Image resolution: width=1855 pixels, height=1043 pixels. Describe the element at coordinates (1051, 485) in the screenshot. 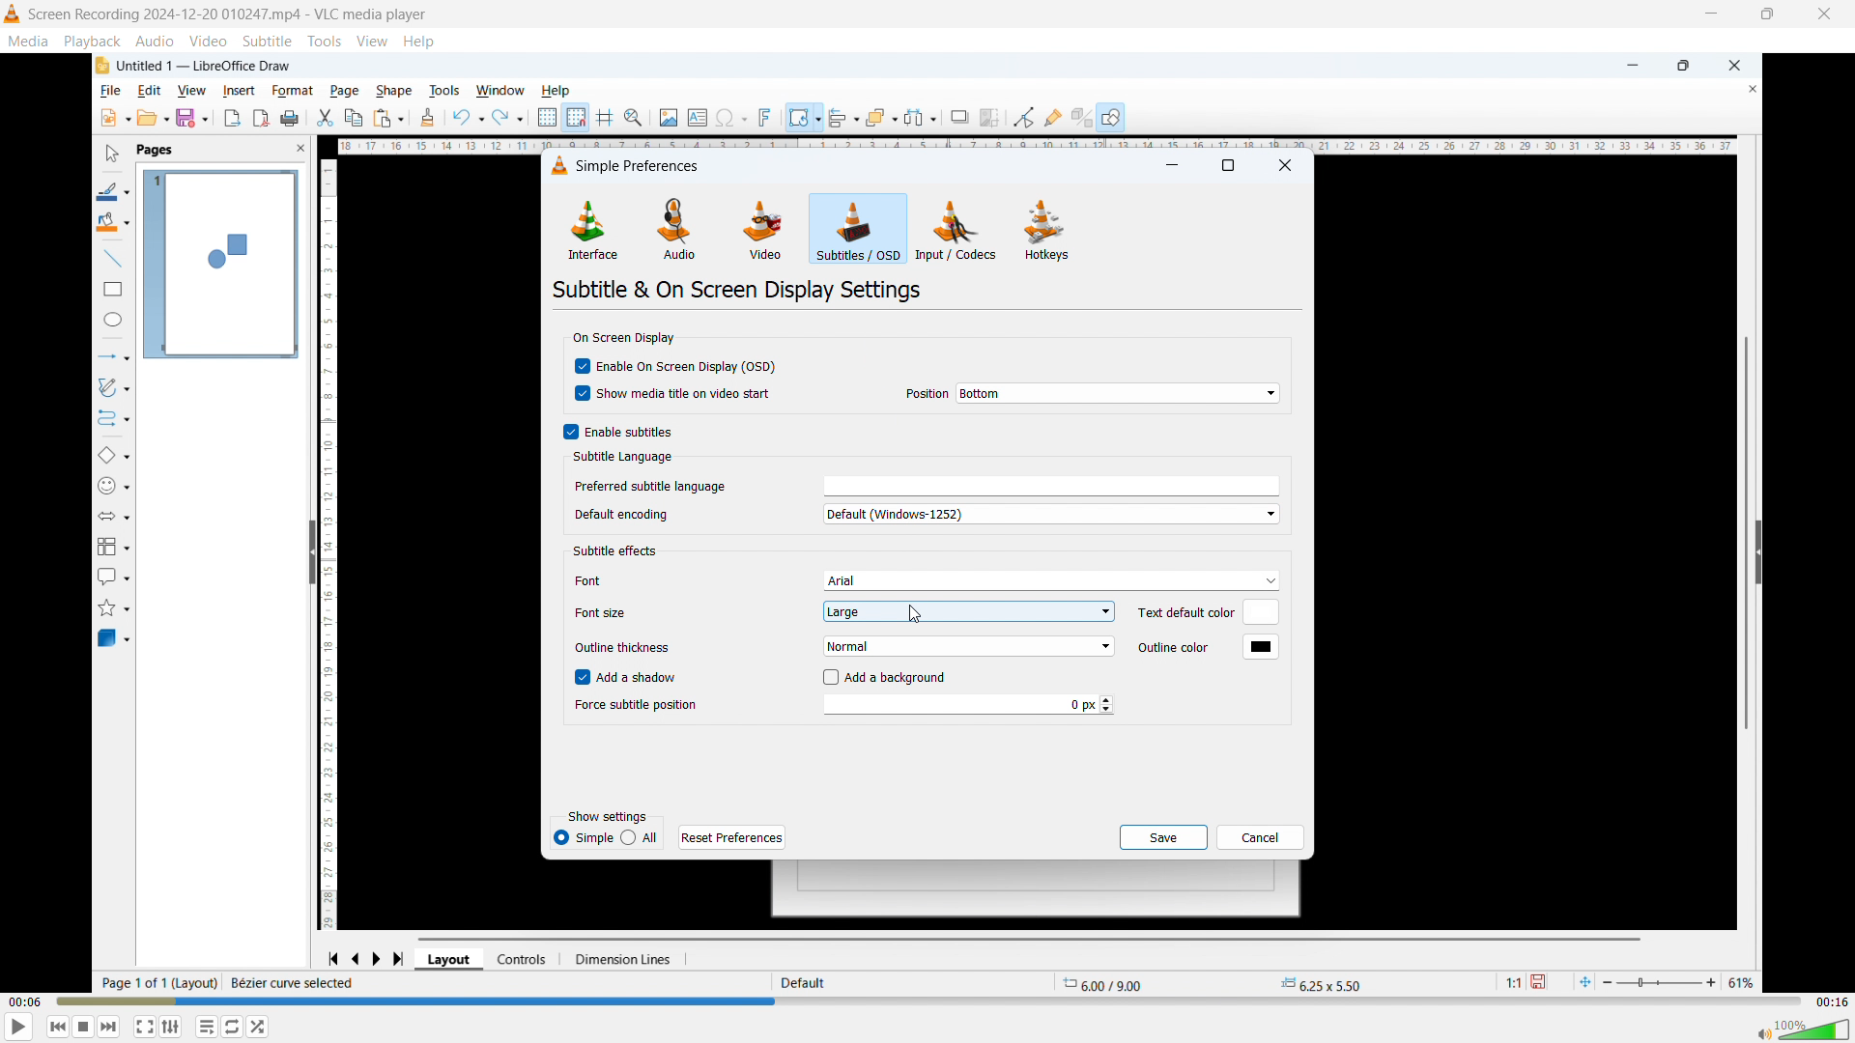

I see `Select preferred subtitle language ` at that location.